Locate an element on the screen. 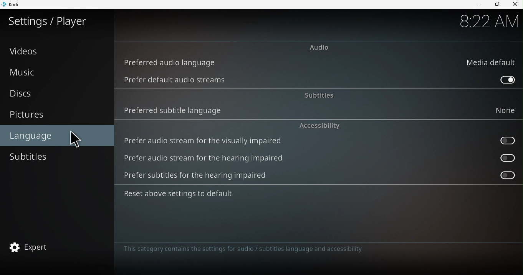 This screenshot has width=523, height=275. 8:22 AM is located at coordinates (488, 21).